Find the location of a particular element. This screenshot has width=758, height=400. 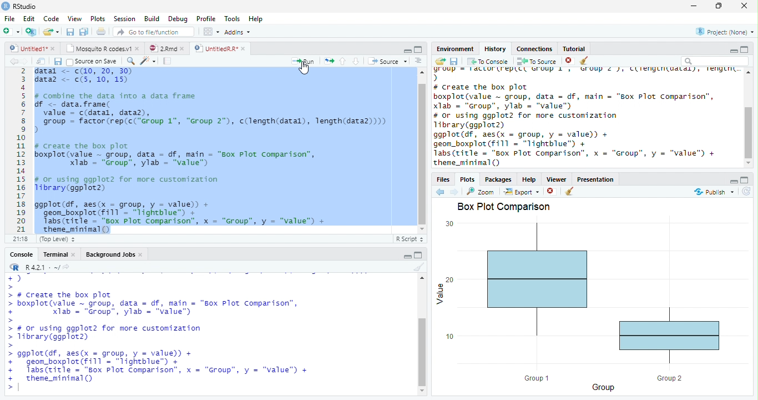

close is located at coordinates (73, 254).